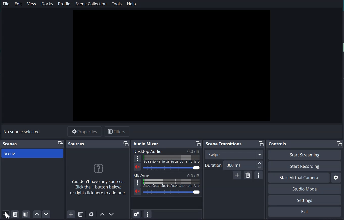  Describe the element at coordinates (299, 178) in the screenshot. I see `Start Virtual Camera` at that location.